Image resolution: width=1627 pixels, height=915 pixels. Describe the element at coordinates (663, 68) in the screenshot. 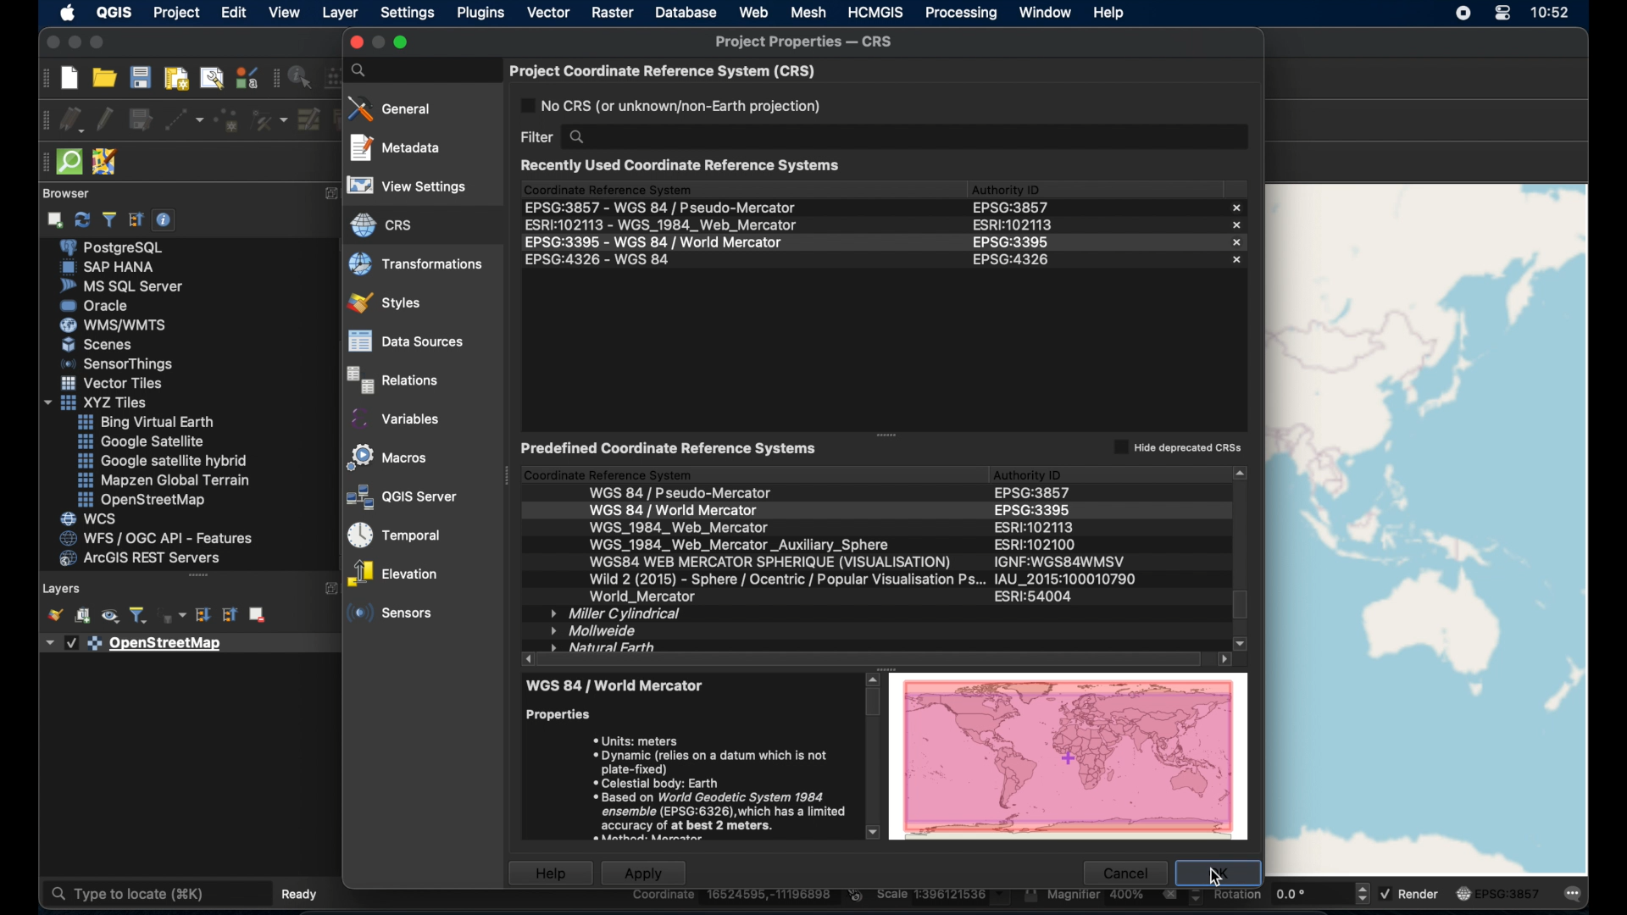

I see `project coordinate reference system` at that location.